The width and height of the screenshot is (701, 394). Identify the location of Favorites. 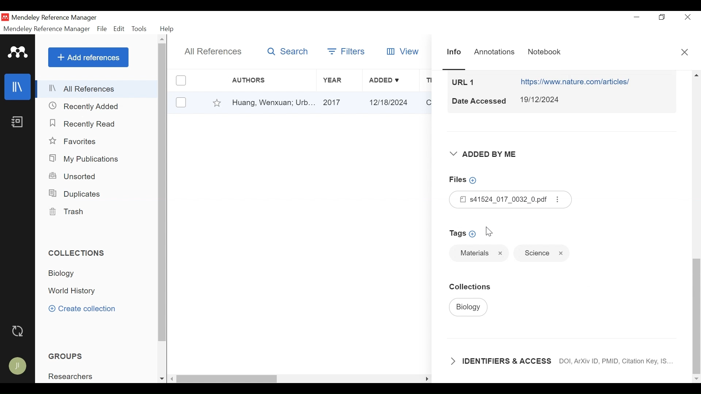
(217, 102).